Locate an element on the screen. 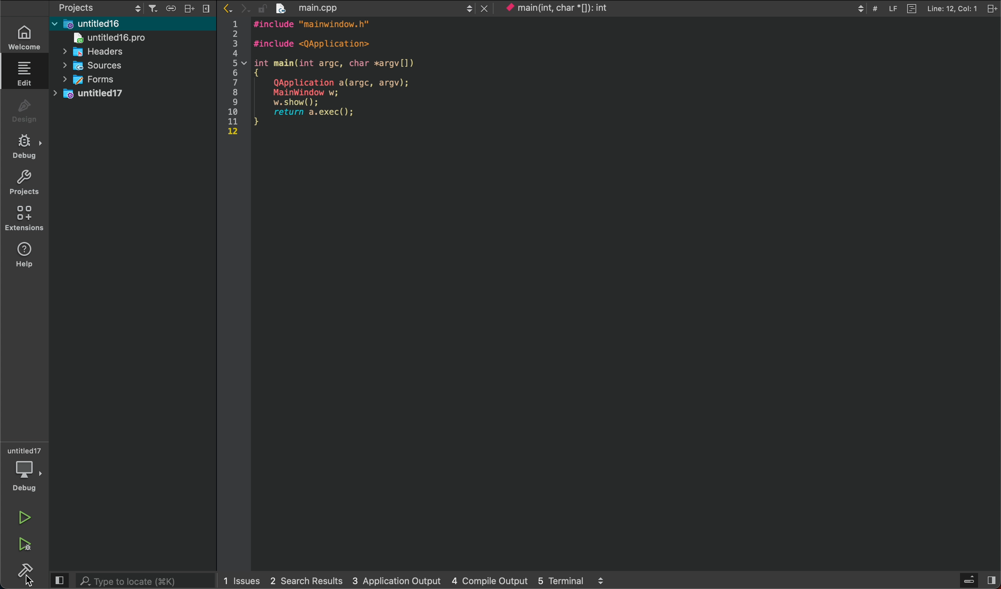  next is located at coordinates (246, 9).